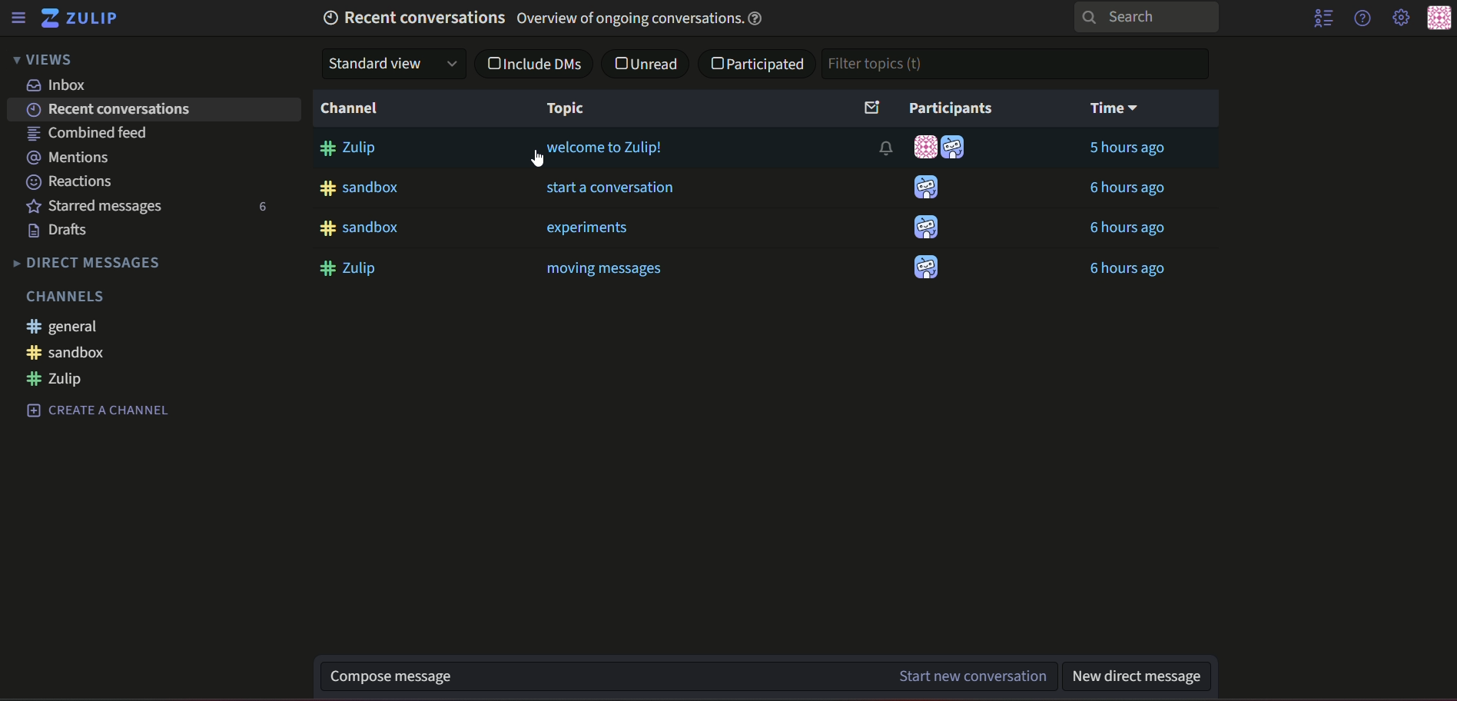 The height and width of the screenshot is (701, 1457). Describe the element at coordinates (1128, 228) in the screenshot. I see `6 hours ago` at that location.